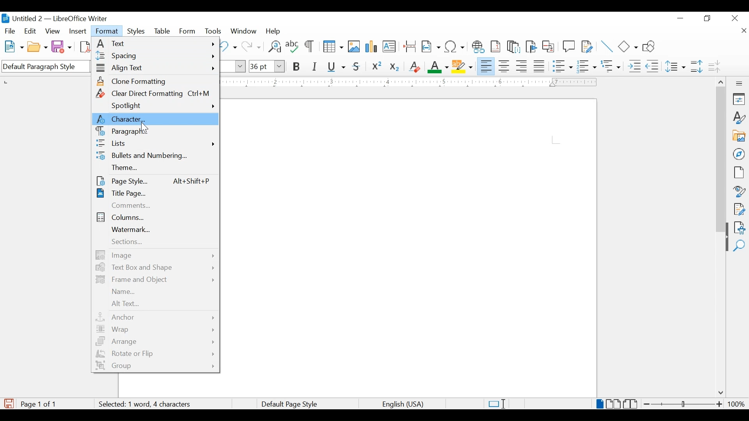  What do you see at coordinates (297, 67) in the screenshot?
I see `bold` at bounding box center [297, 67].